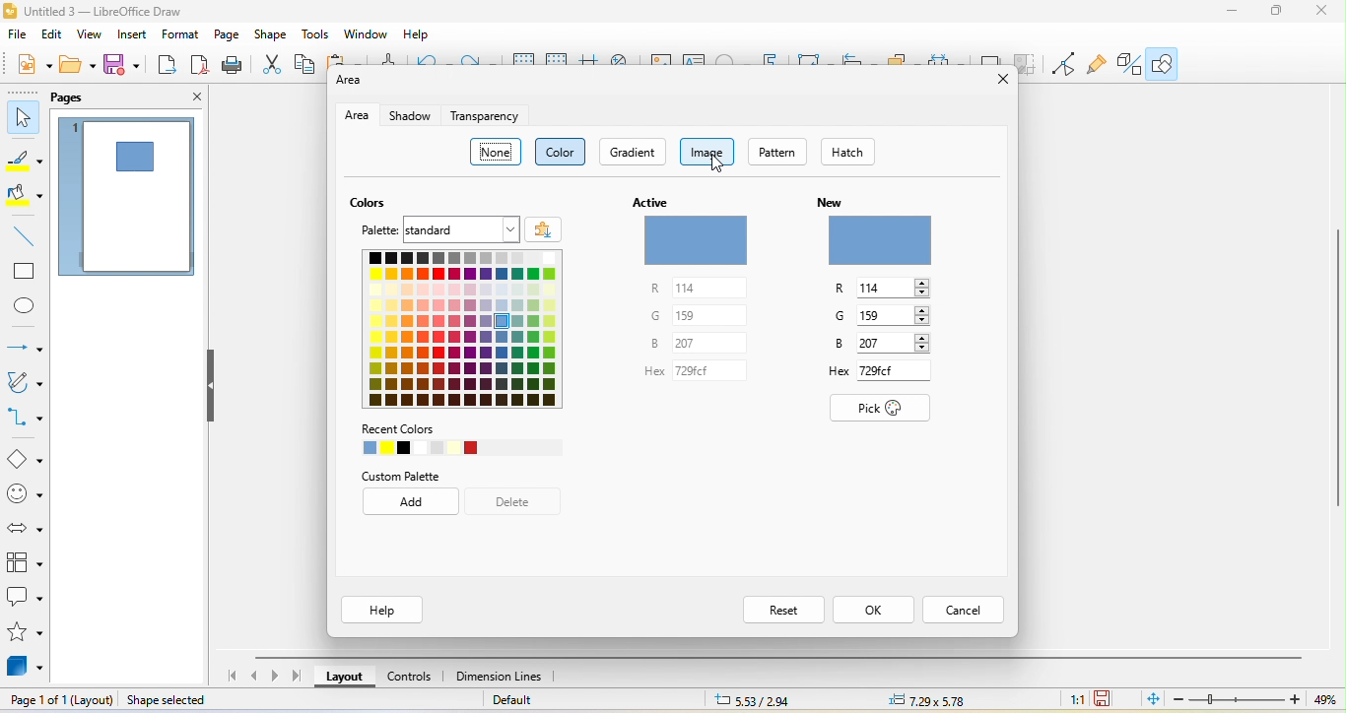 This screenshot has width=1346, height=713. Describe the element at coordinates (344, 678) in the screenshot. I see `layout` at that location.